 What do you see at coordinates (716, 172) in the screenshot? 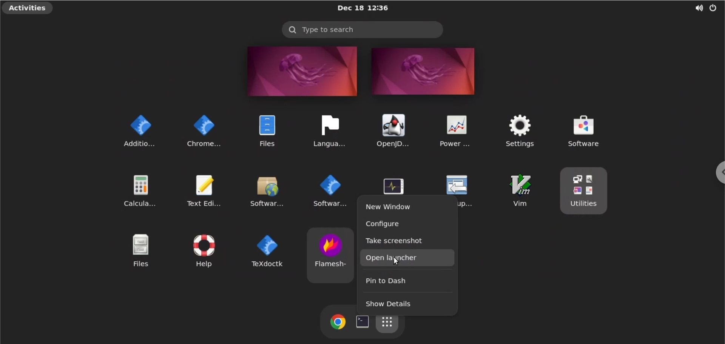
I see `chrome option` at bounding box center [716, 172].